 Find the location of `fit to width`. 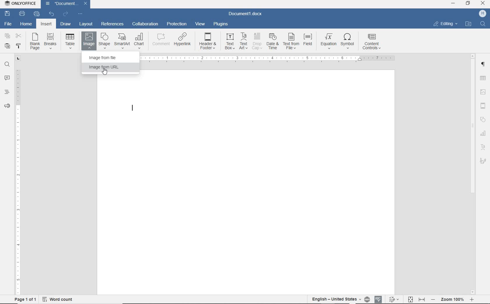

fit to width is located at coordinates (422, 300).